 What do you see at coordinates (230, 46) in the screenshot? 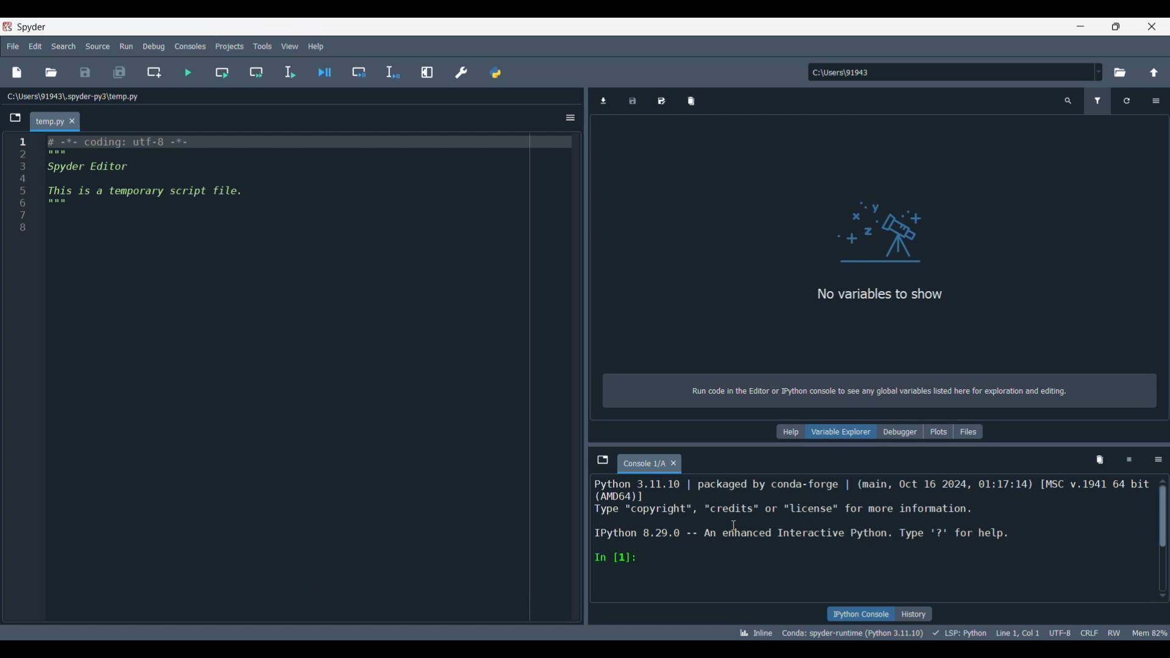
I see `Projects menu` at bounding box center [230, 46].